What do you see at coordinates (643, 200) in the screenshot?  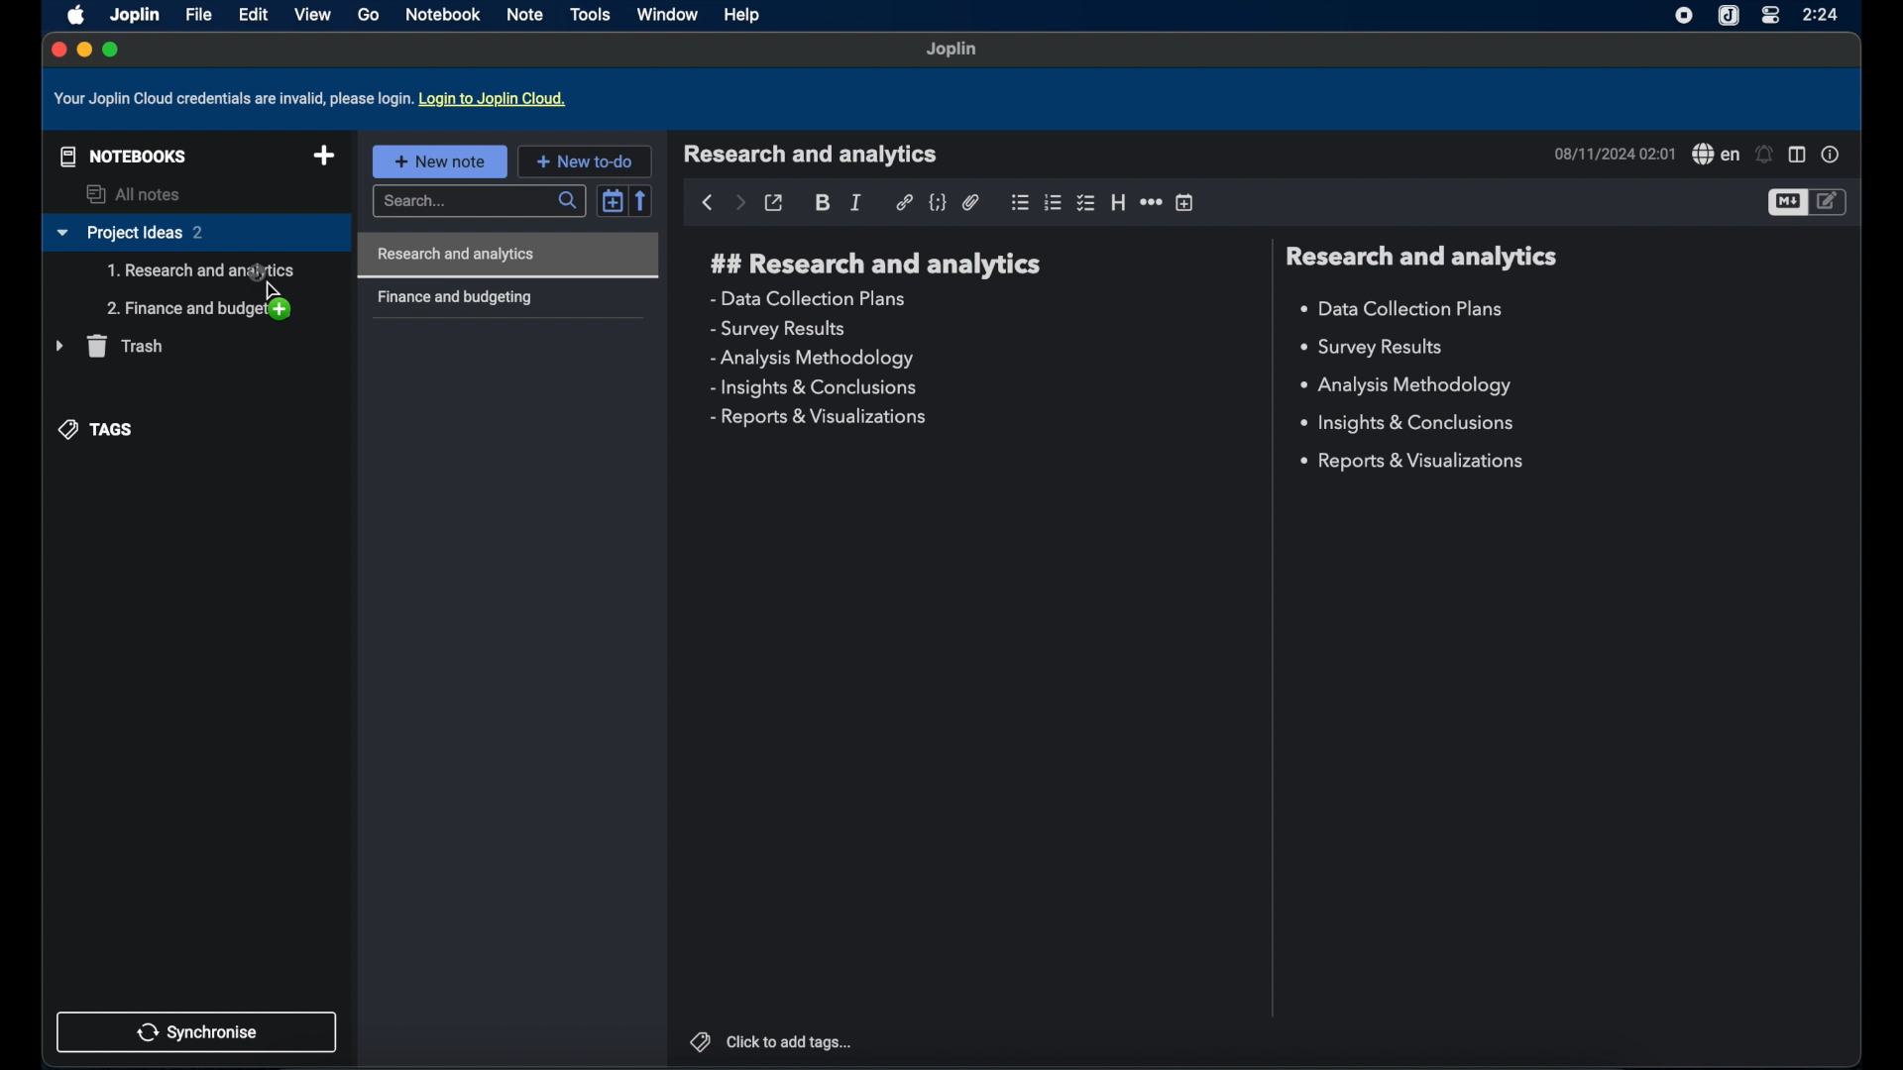 I see `reverse sort order` at bounding box center [643, 200].